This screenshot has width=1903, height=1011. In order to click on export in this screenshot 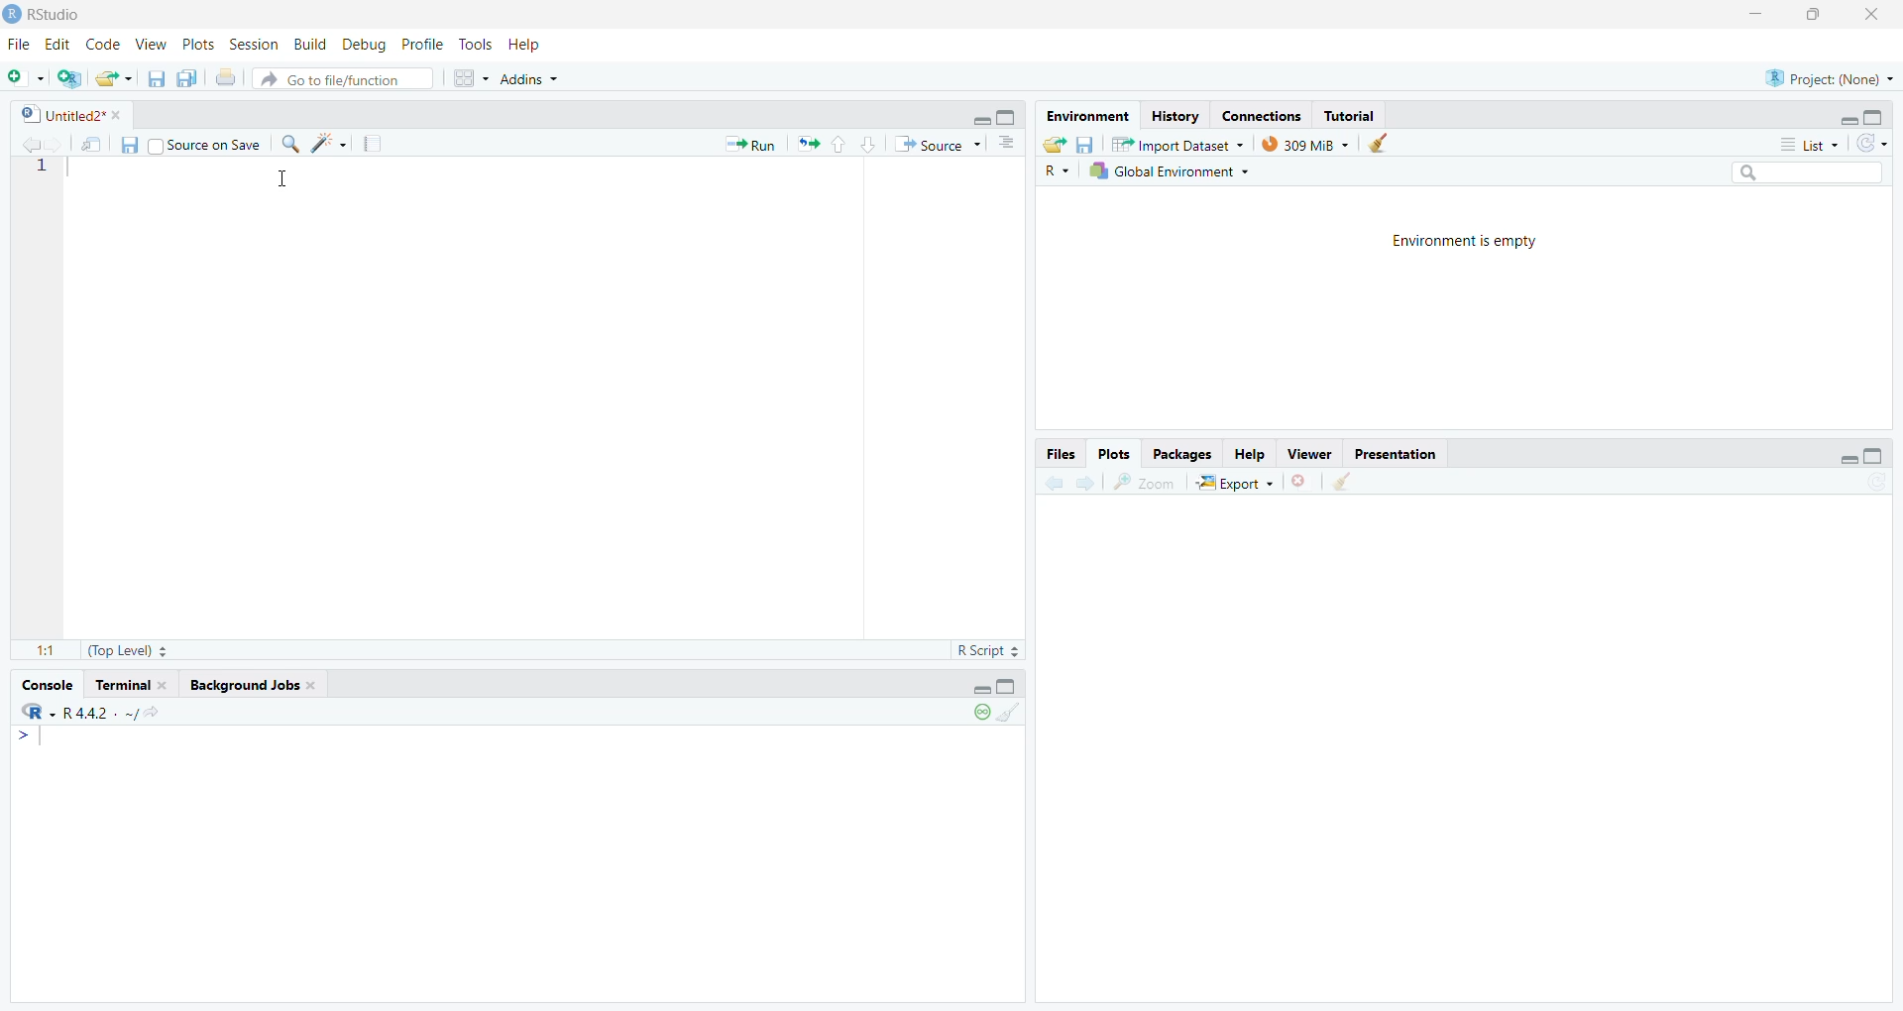, I will do `click(1052, 145)`.